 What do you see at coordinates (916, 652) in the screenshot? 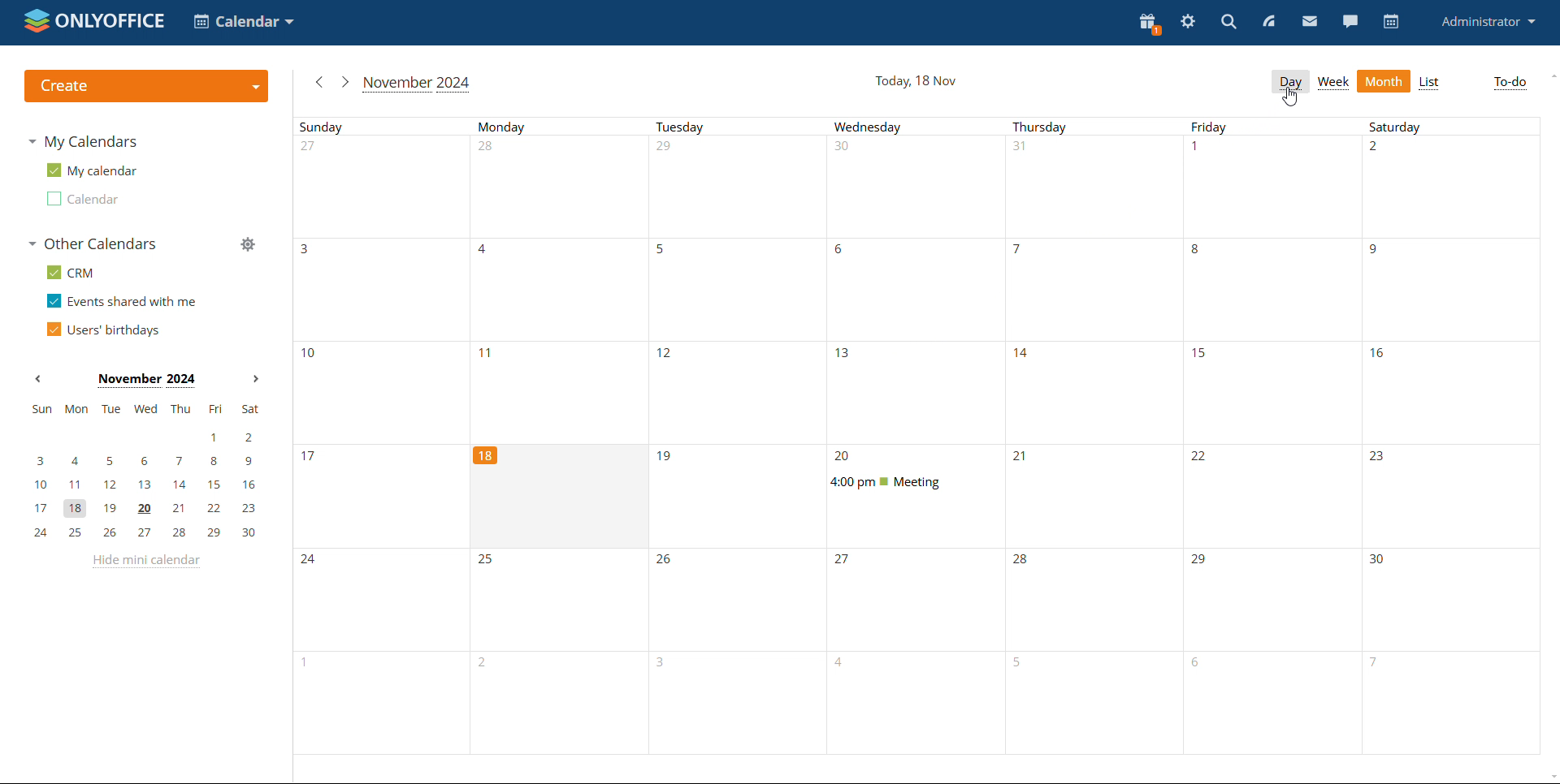
I see `wednesday` at bounding box center [916, 652].